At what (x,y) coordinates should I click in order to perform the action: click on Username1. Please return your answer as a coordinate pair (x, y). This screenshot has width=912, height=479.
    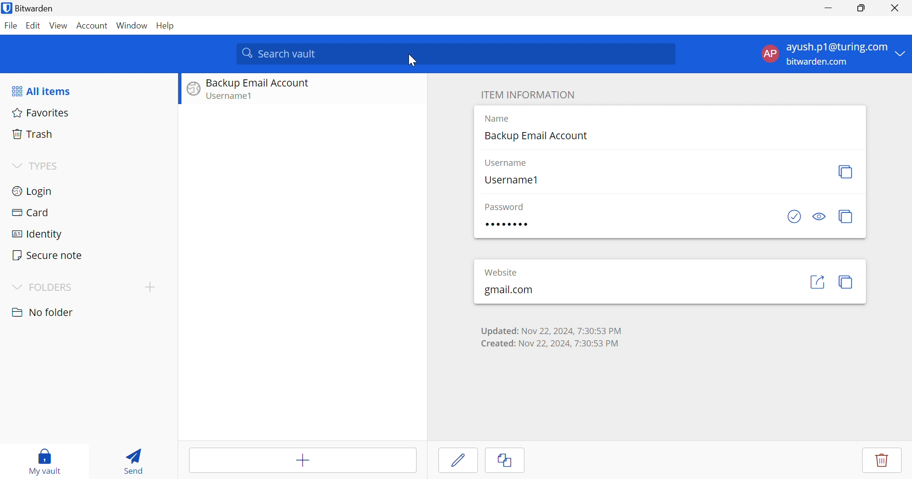
    Looking at the image, I should click on (529, 181).